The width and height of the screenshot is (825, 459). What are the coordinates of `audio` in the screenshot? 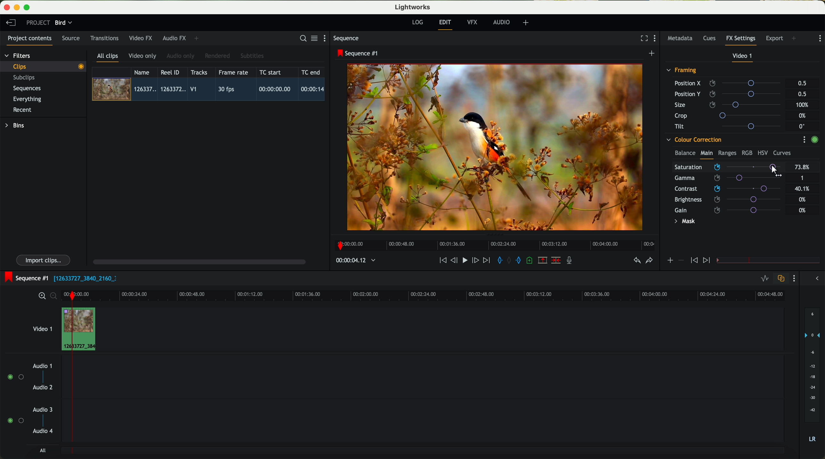 It's located at (502, 22).